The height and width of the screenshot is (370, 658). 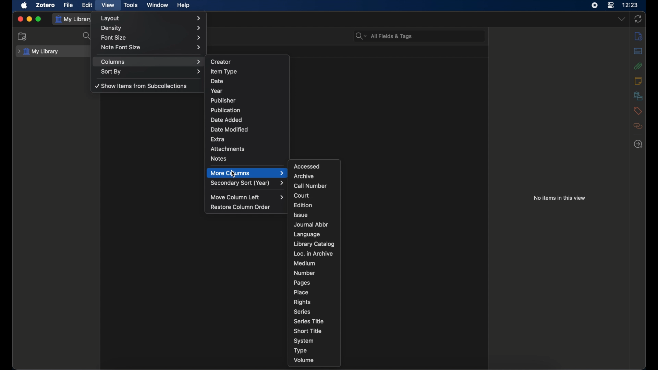 I want to click on language, so click(x=307, y=235).